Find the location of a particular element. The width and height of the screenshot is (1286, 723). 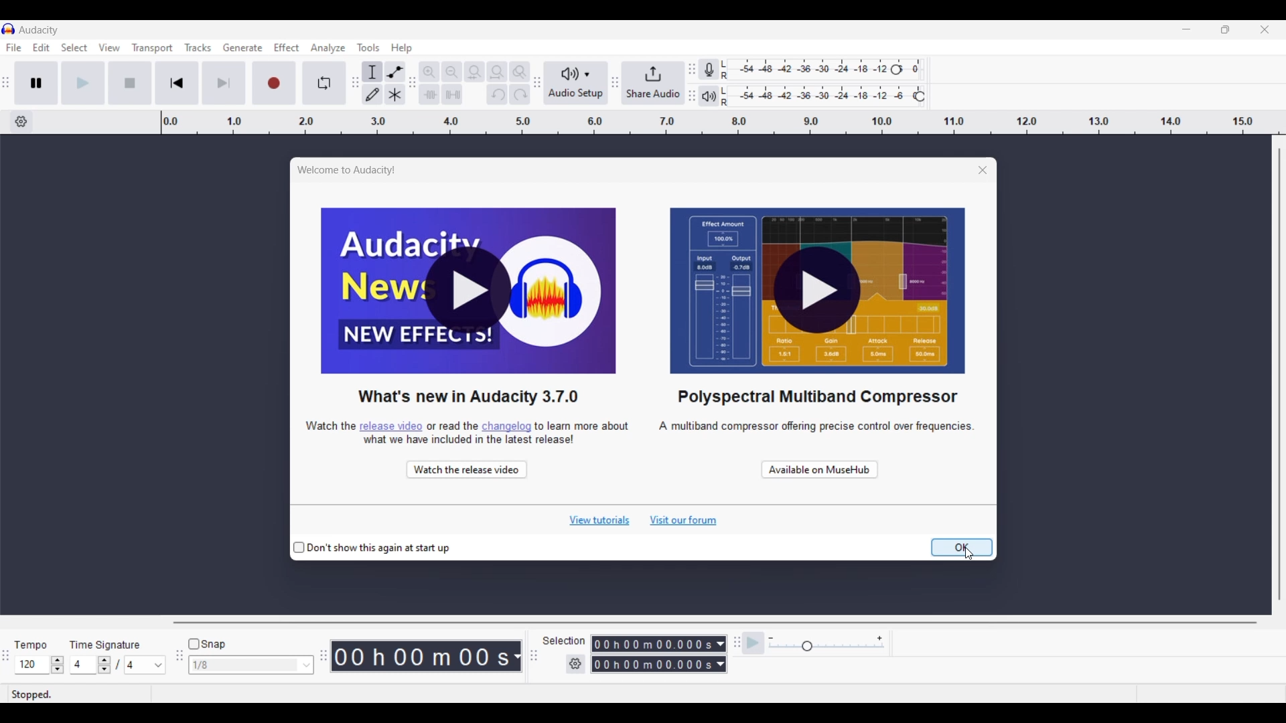

Edit menu is located at coordinates (42, 48).